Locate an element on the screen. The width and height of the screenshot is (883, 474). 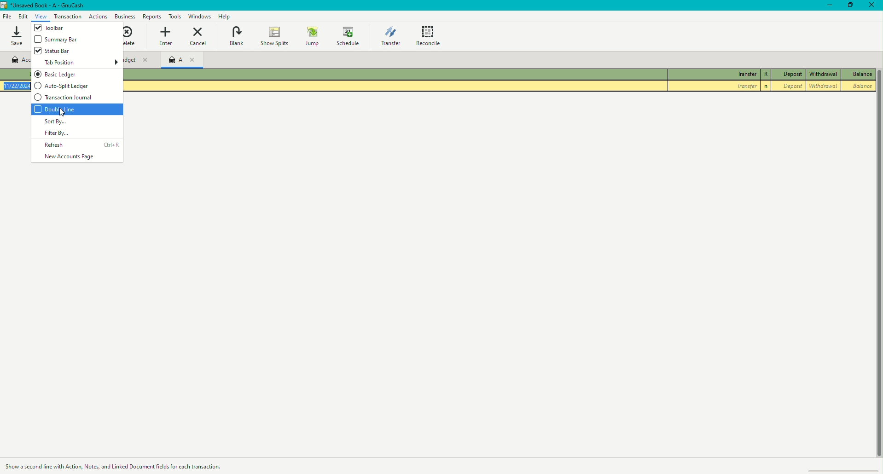
Minimize is located at coordinates (830, 7).